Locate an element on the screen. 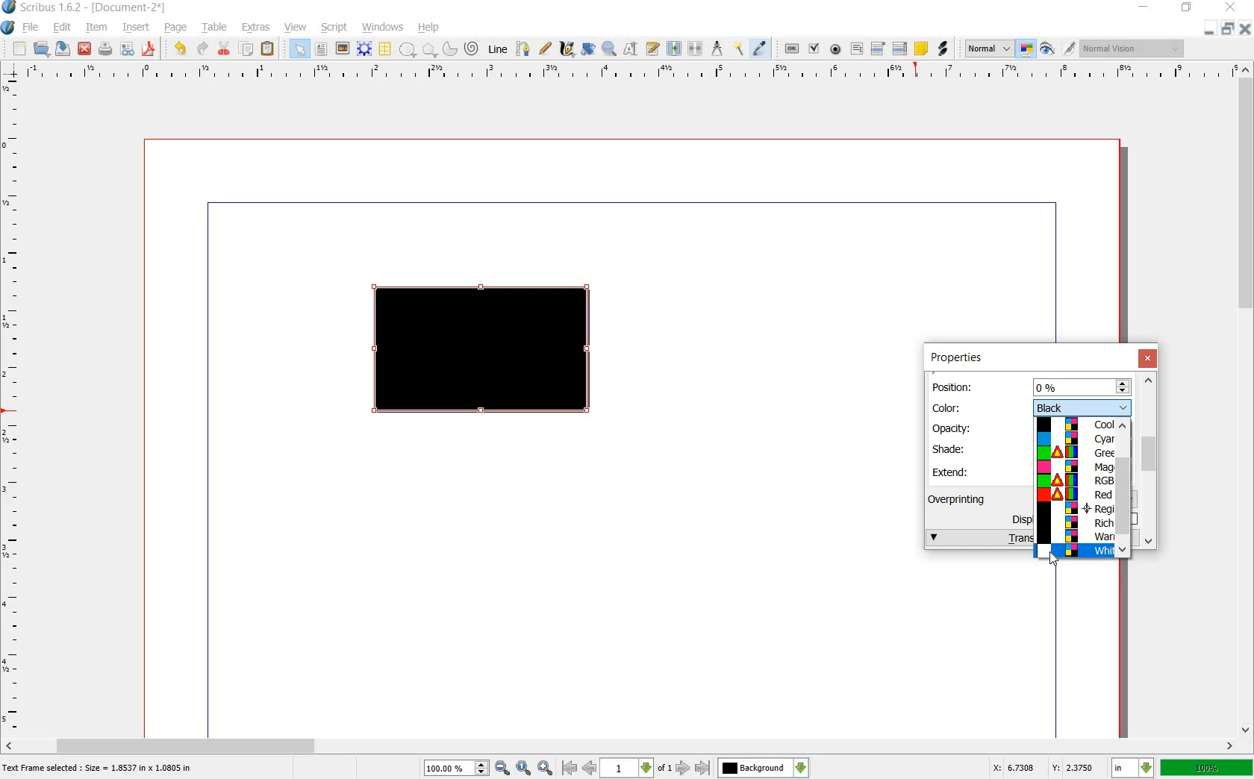  visual appearance of the display is located at coordinates (1135, 48).